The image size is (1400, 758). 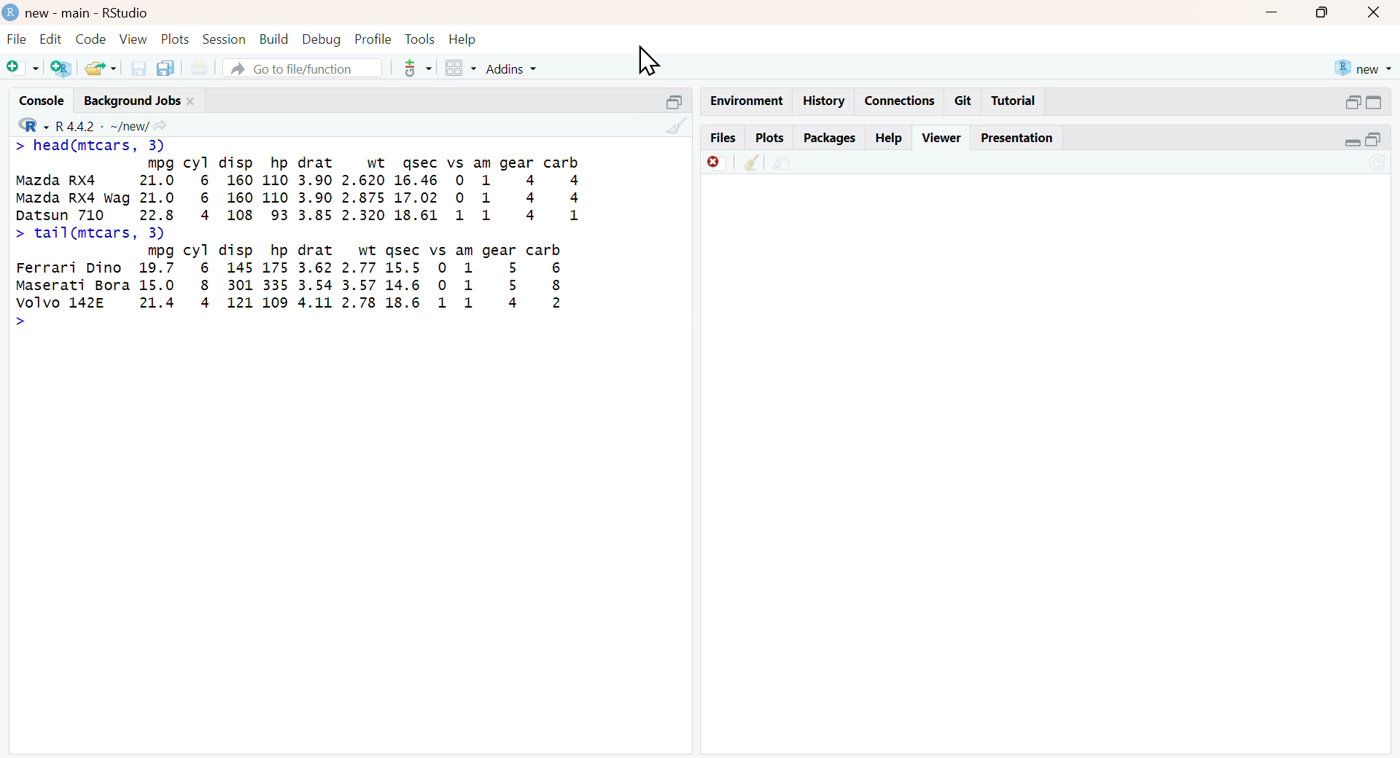 What do you see at coordinates (297, 286) in the screenshot?
I see `> tail(mtcars, 3)

mpg cyl disp hp drat wt gsec vs am gear carb
Ferrari Dino 19.7 6 145 175 3.62 2.77 15.5 0 1 5 6
Maserati Bora 15.0 8 301 335 3.54 3.57 14.6 0 1 5 8
Volvo 142E 21.4 4 121 109 4.11 2.78 18.6 1 1 4 2
>` at bounding box center [297, 286].